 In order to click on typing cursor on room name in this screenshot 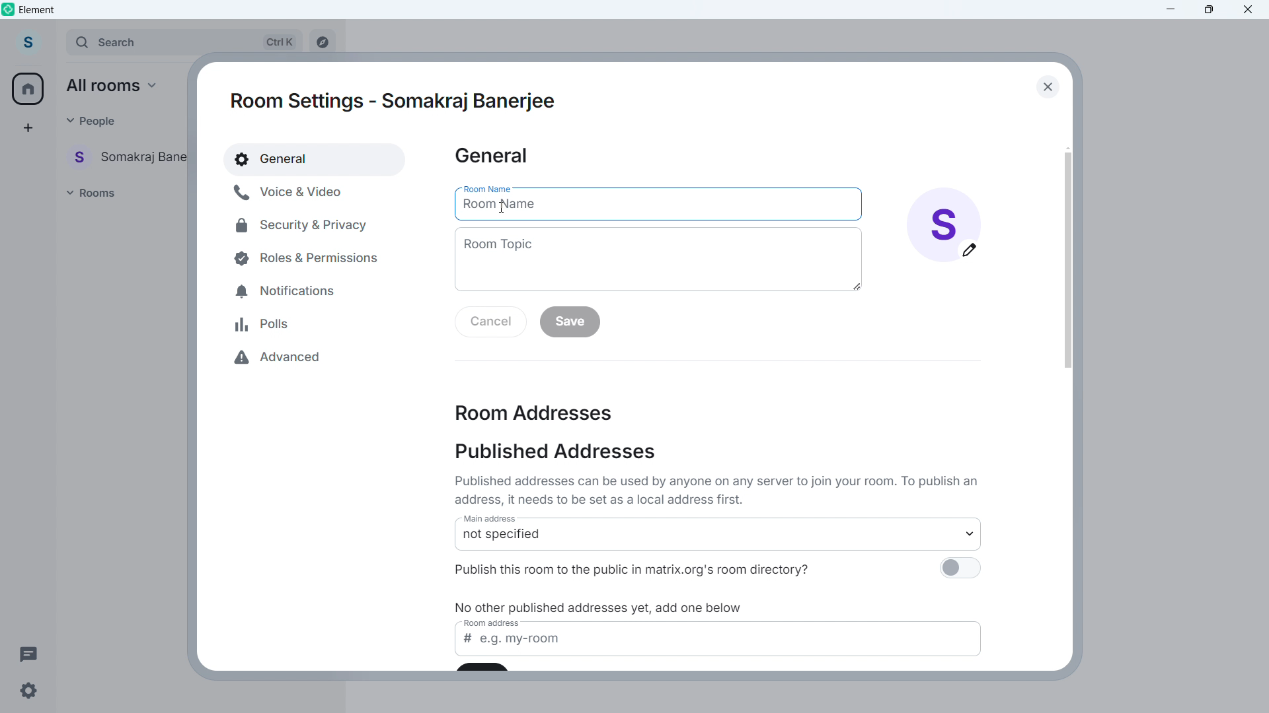, I will do `click(504, 207)`.